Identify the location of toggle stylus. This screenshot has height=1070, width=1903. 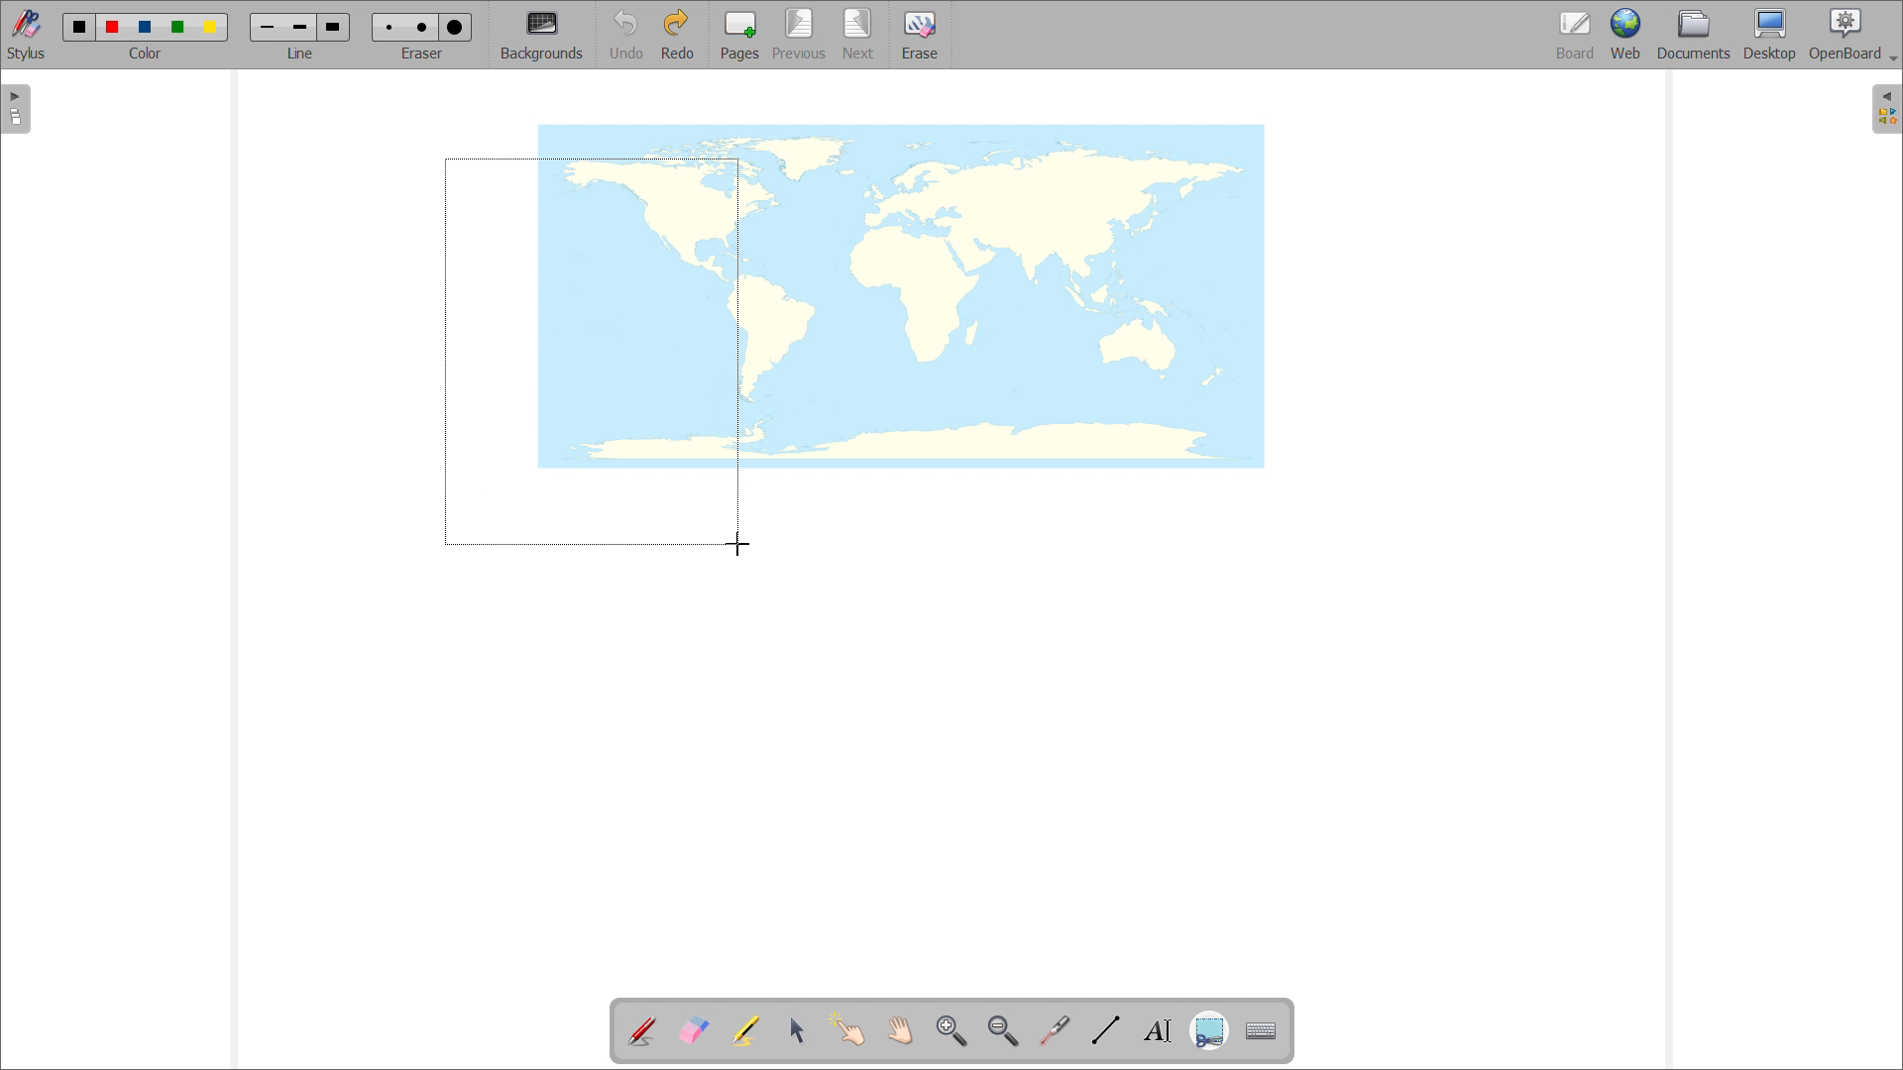
(29, 35).